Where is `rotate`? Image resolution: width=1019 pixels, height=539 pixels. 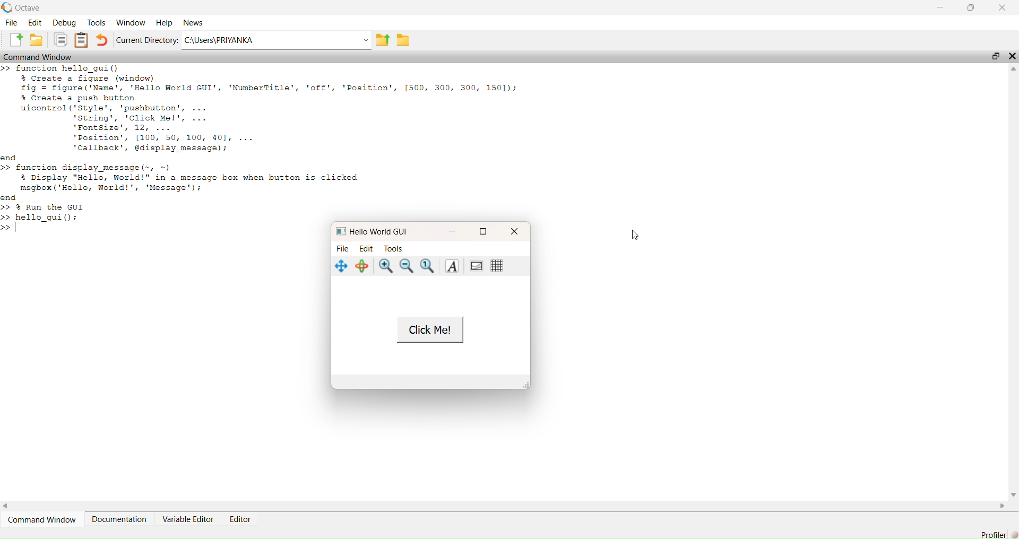 rotate is located at coordinates (362, 267).